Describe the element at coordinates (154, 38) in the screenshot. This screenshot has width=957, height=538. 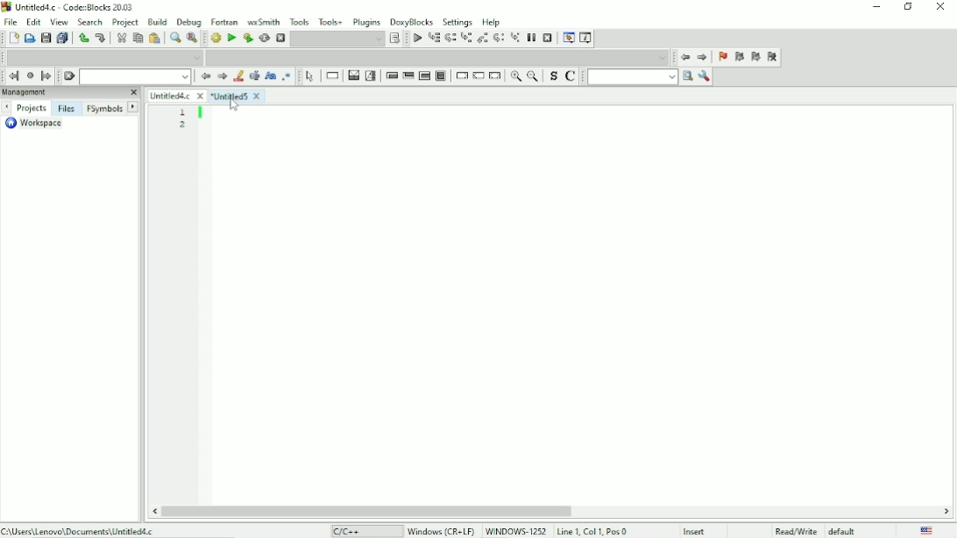
I see `Paste` at that location.